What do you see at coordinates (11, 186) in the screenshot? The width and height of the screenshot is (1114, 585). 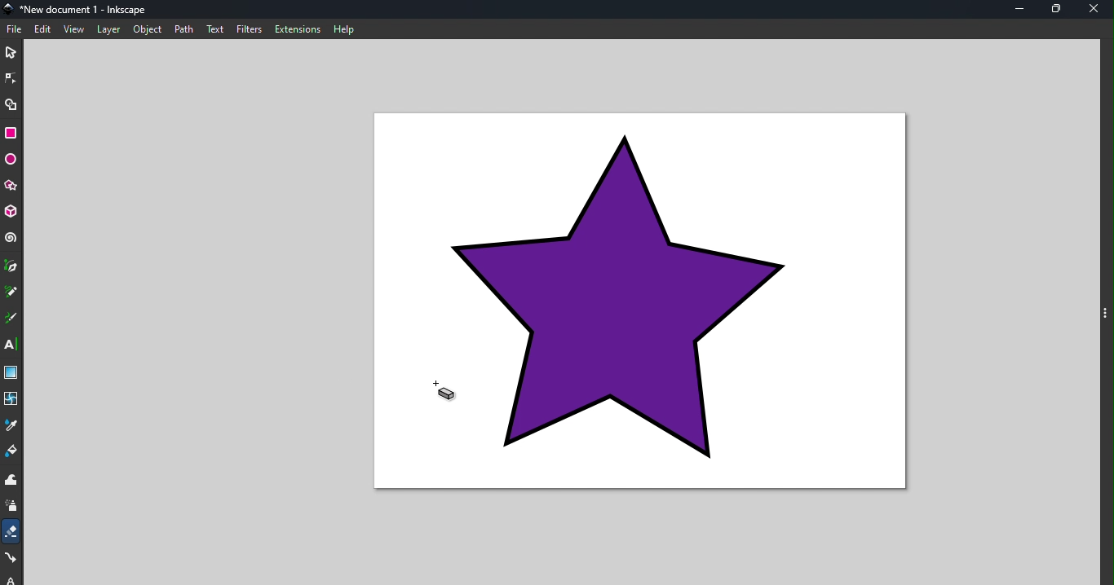 I see `star/polygon` at bounding box center [11, 186].